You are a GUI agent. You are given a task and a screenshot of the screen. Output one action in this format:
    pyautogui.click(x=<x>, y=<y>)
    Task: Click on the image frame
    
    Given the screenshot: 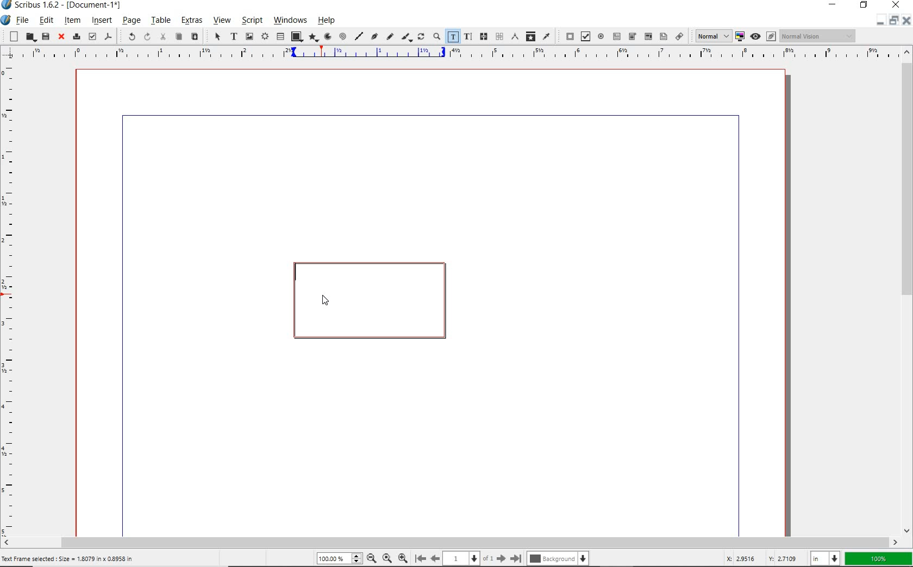 What is the action you would take?
    pyautogui.click(x=249, y=36)
    